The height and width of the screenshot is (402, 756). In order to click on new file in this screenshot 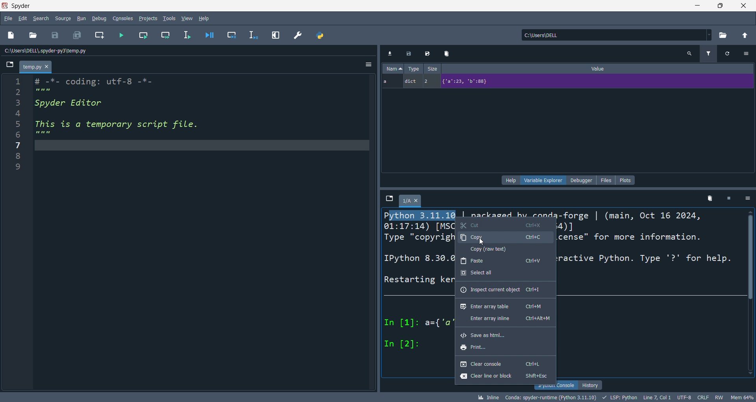, I will do `click(11, 34)`.